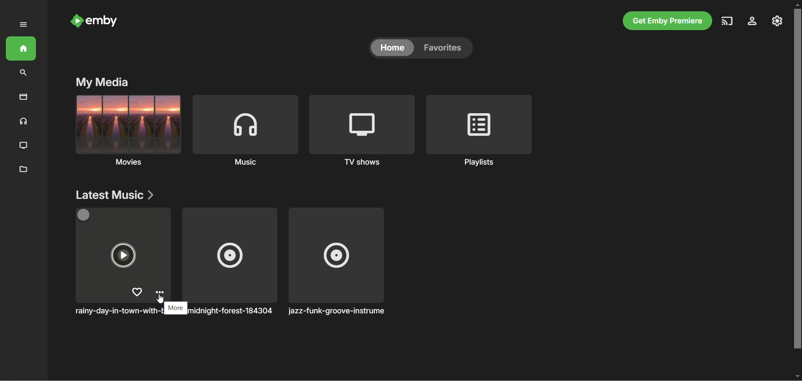 This screenshot has width=802, height=381. What do you see at coordinates (229, 262) in the screenshot?
I see `Music album` at bounding box center [229, 262].